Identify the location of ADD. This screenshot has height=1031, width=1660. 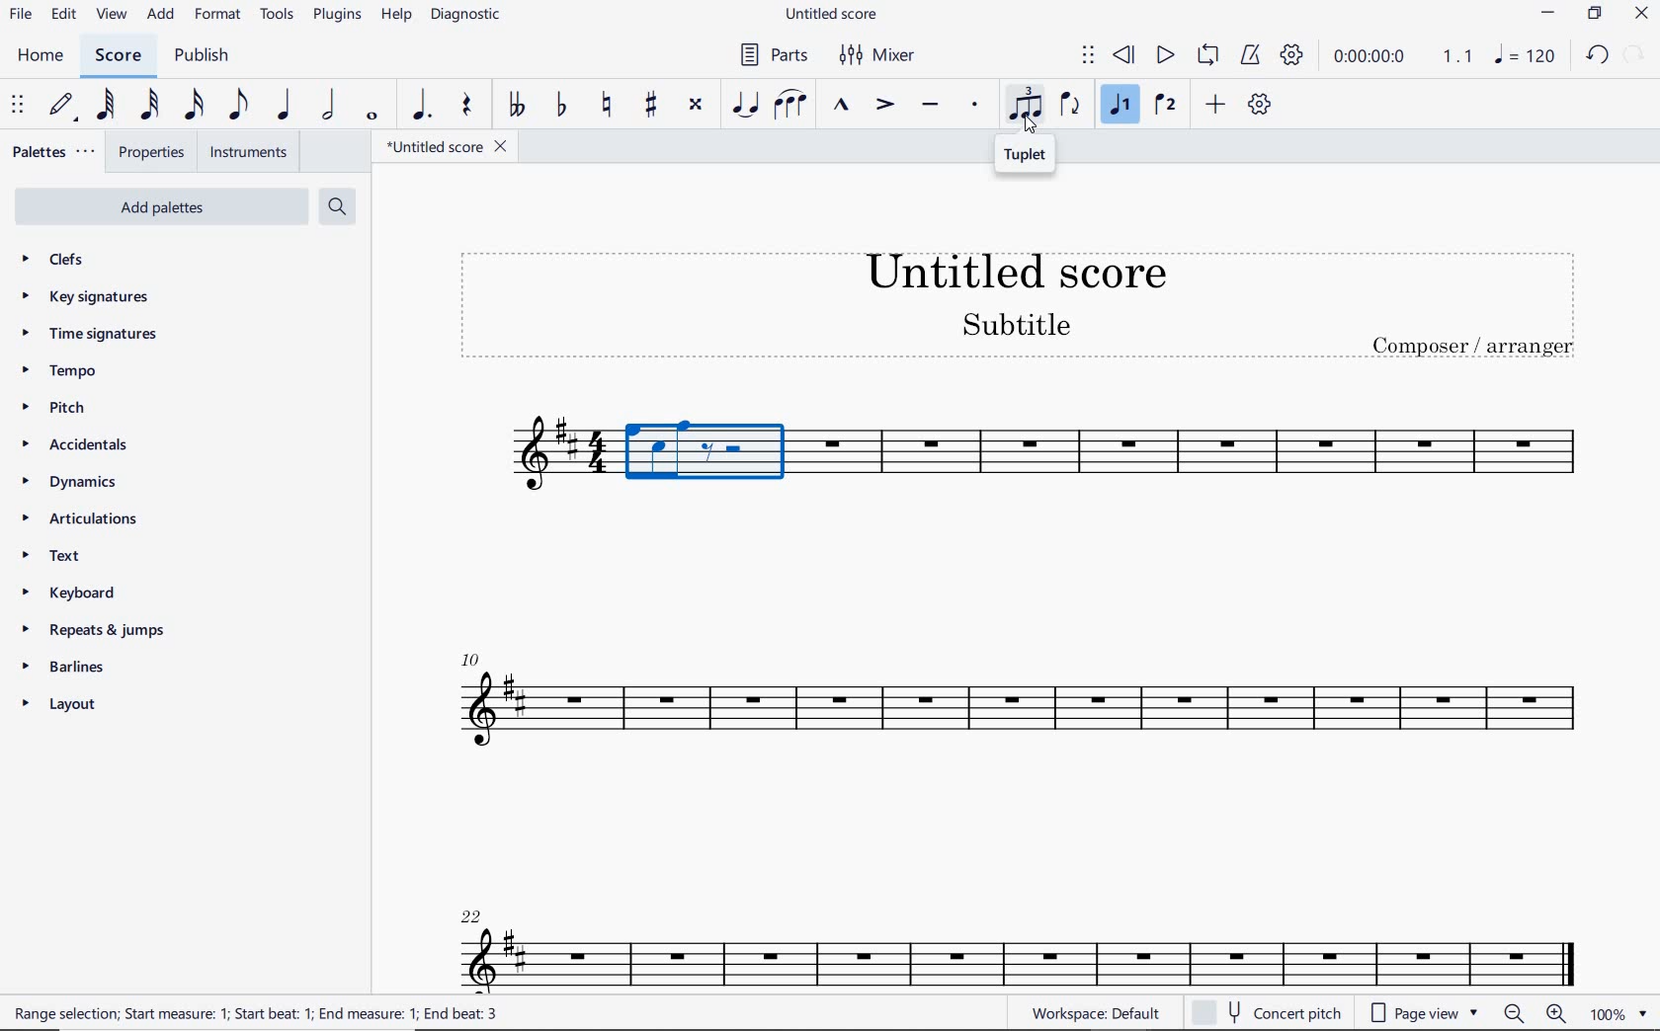
(160, 15).